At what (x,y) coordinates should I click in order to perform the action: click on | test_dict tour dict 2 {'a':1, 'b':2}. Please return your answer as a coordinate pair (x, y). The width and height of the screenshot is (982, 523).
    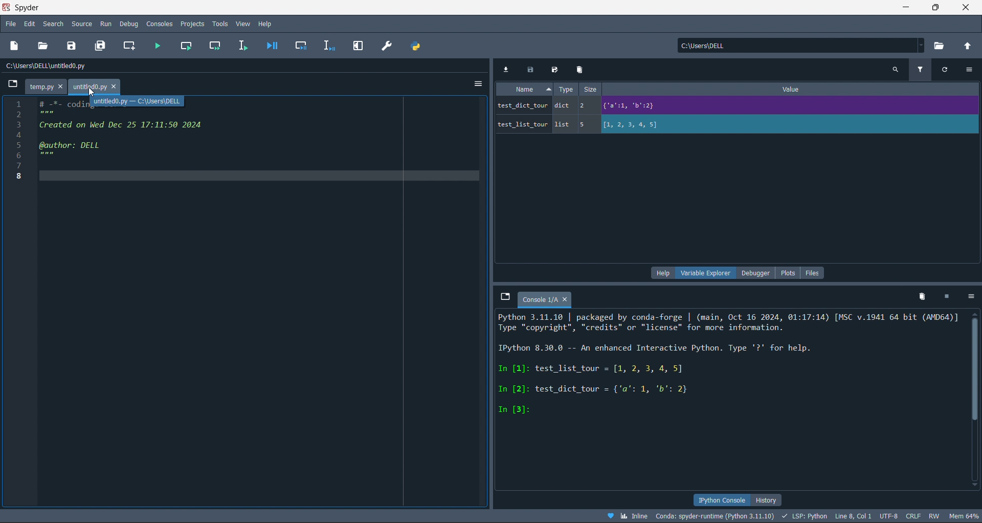
    Looking at the image, I should click on (688, 106).